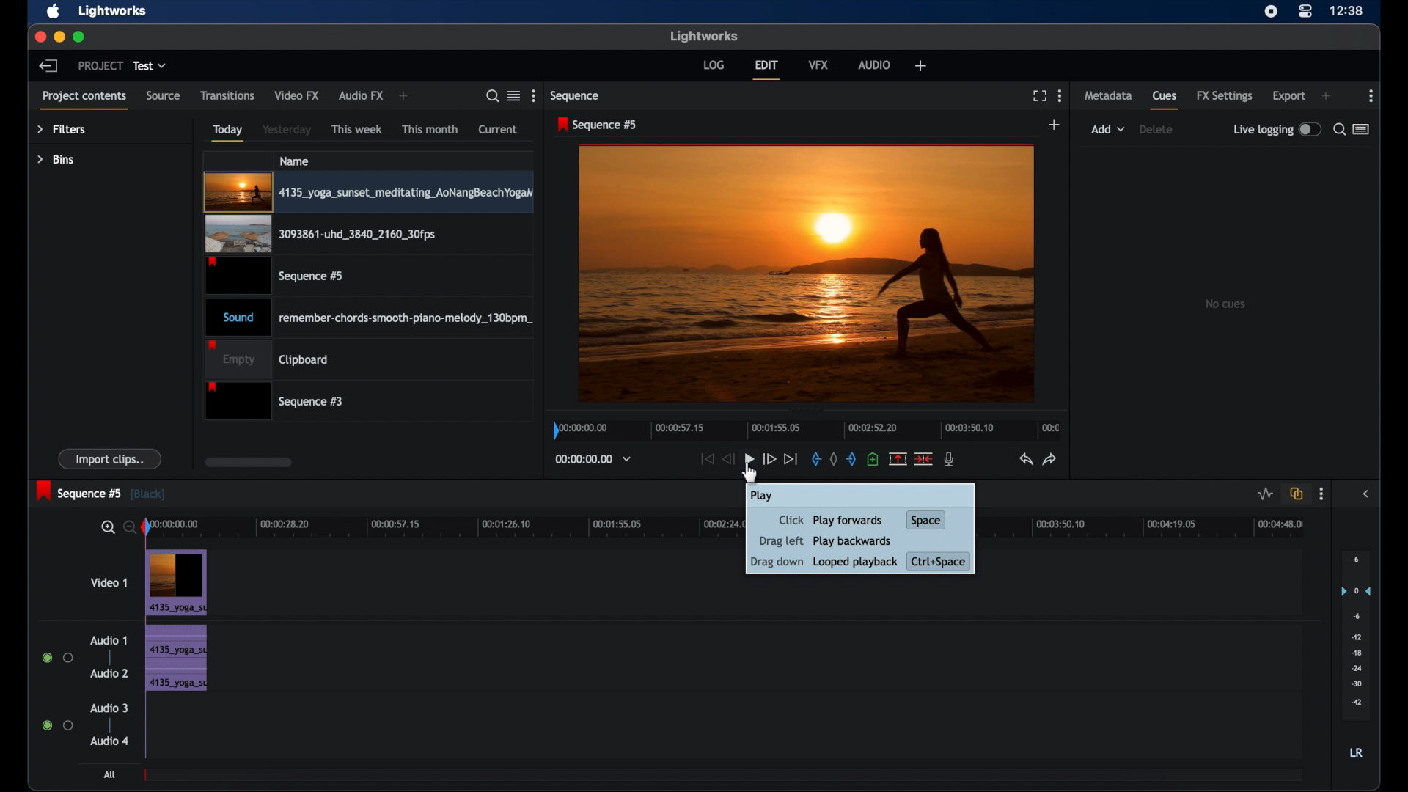 The height and width of the screenshot is (792, 1408). Describe the element at coordinates (921, 67) in the screenshot. I see `add` at that location.